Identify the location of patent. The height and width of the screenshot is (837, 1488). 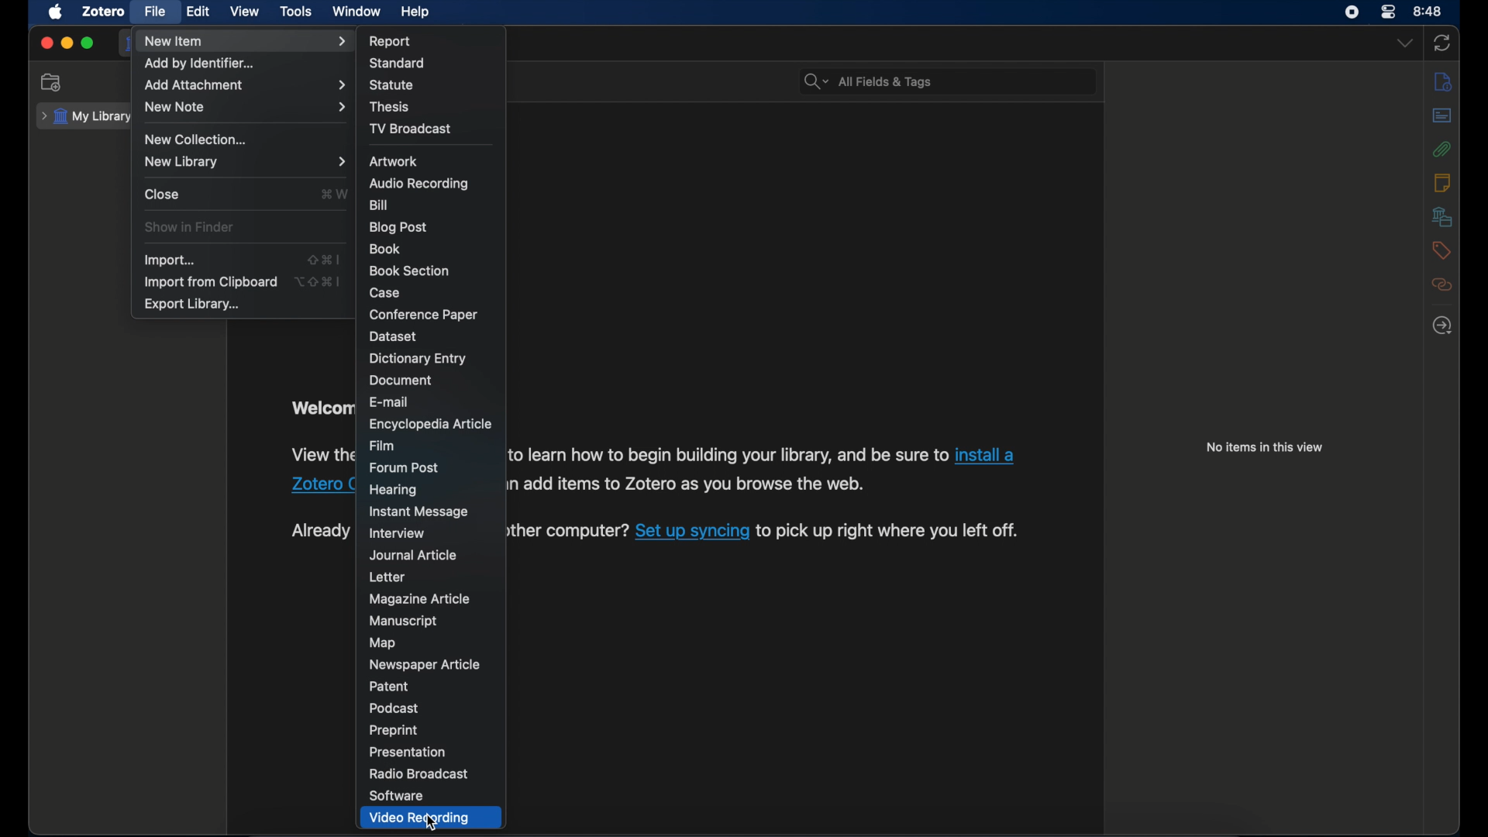
(390, 687).